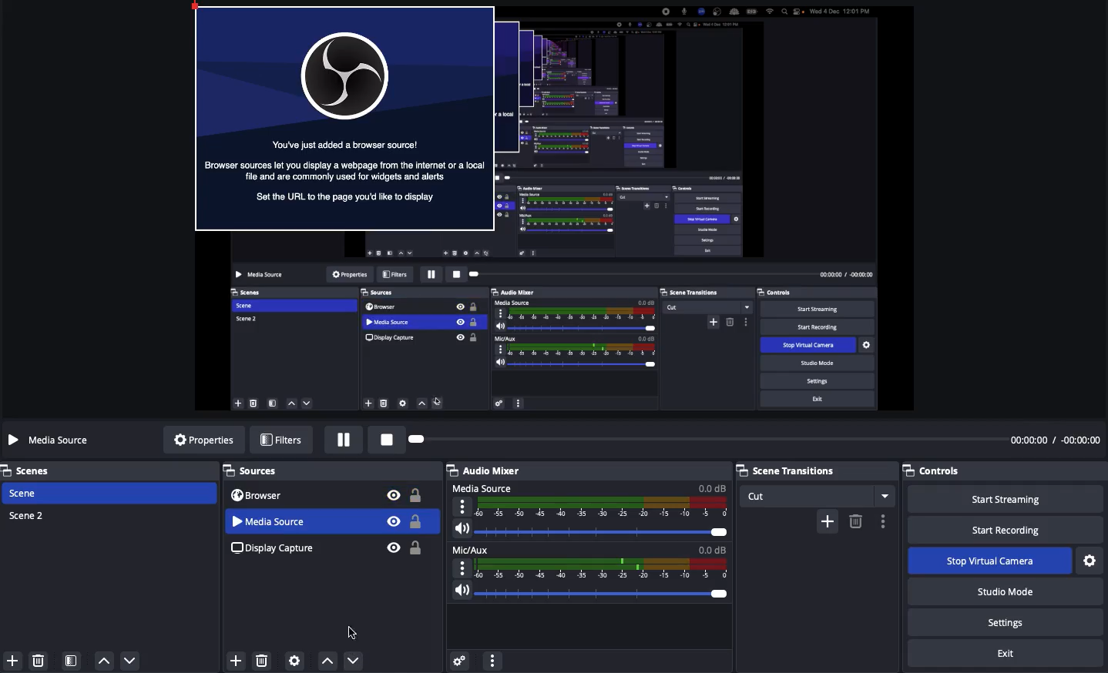  I want to click on Start streaming, so click(1002, 500).